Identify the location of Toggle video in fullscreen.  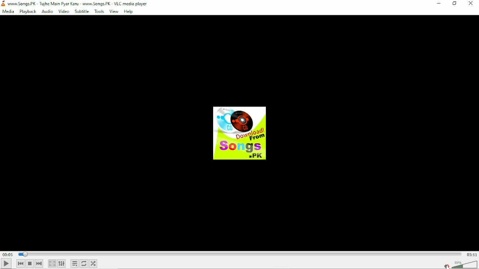
(52, 263).